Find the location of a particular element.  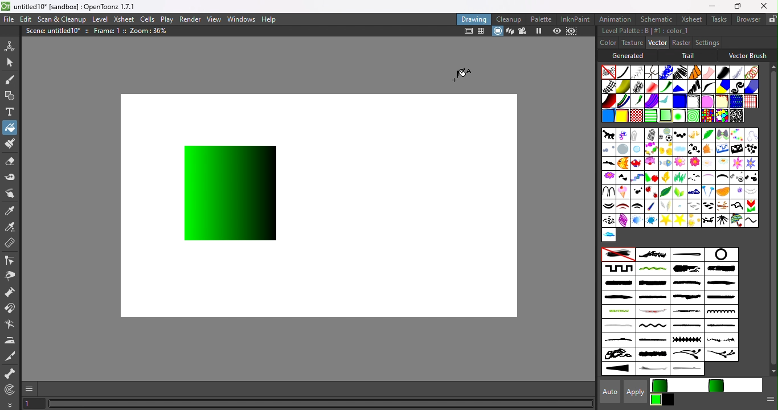

Bubb2 is located at coordinates (637, 149).